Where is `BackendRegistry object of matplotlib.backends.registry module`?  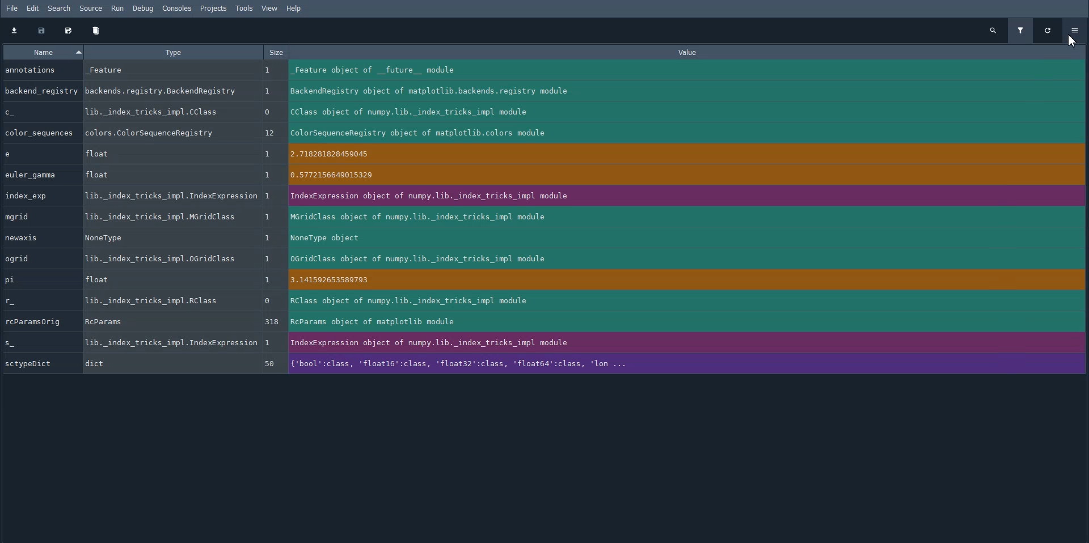
BackendRegistry object of matplotlib.backends.registry module is located at coordinates (683, 91).